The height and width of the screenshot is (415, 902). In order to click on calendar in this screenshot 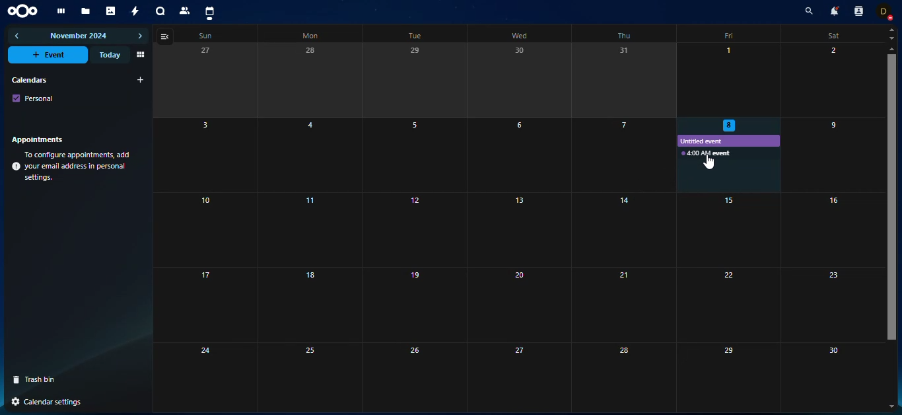, I will do `click(421, 199)`.